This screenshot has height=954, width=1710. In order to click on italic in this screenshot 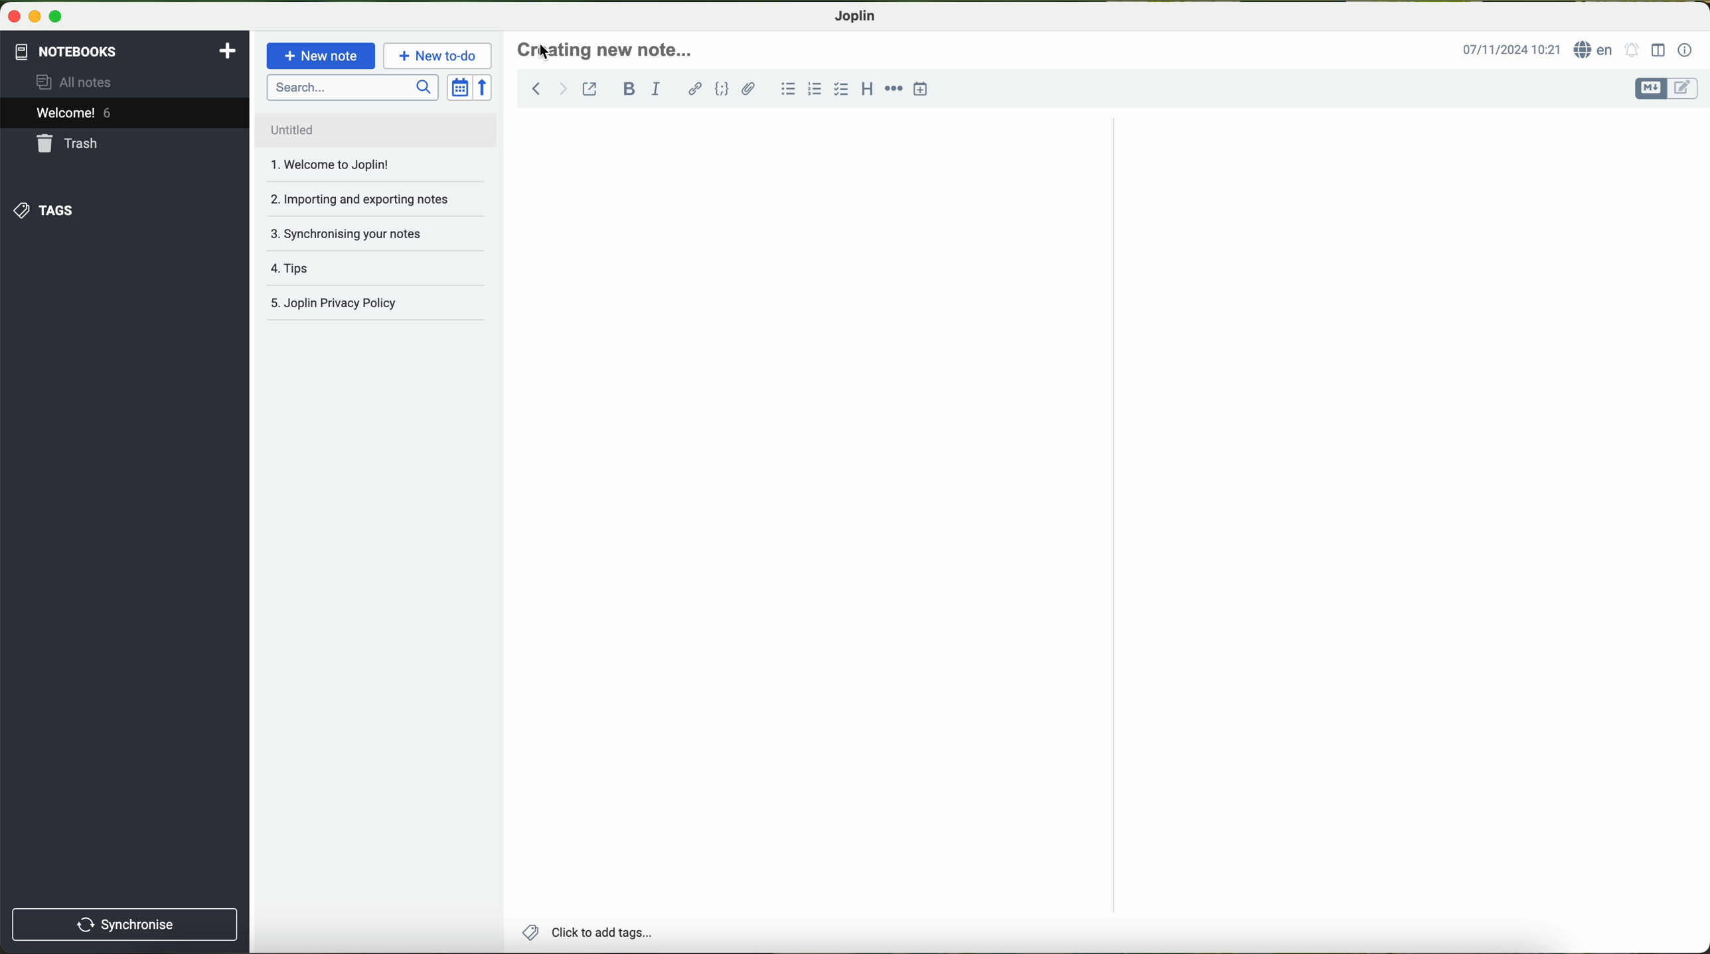, I will do `click(656, 88)`.